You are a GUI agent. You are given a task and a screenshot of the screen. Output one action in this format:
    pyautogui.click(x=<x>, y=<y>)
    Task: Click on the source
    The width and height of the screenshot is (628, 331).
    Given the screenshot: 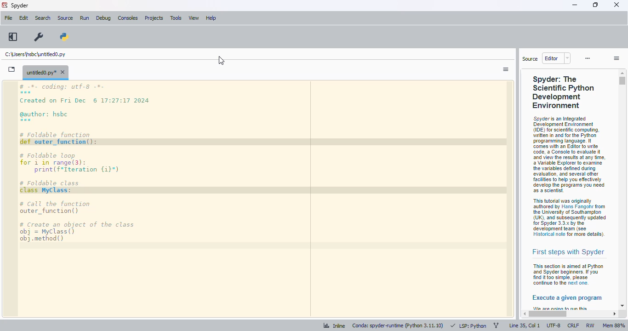 What is the action you would take?
    pyautogui.click(x=530, y=58)
    